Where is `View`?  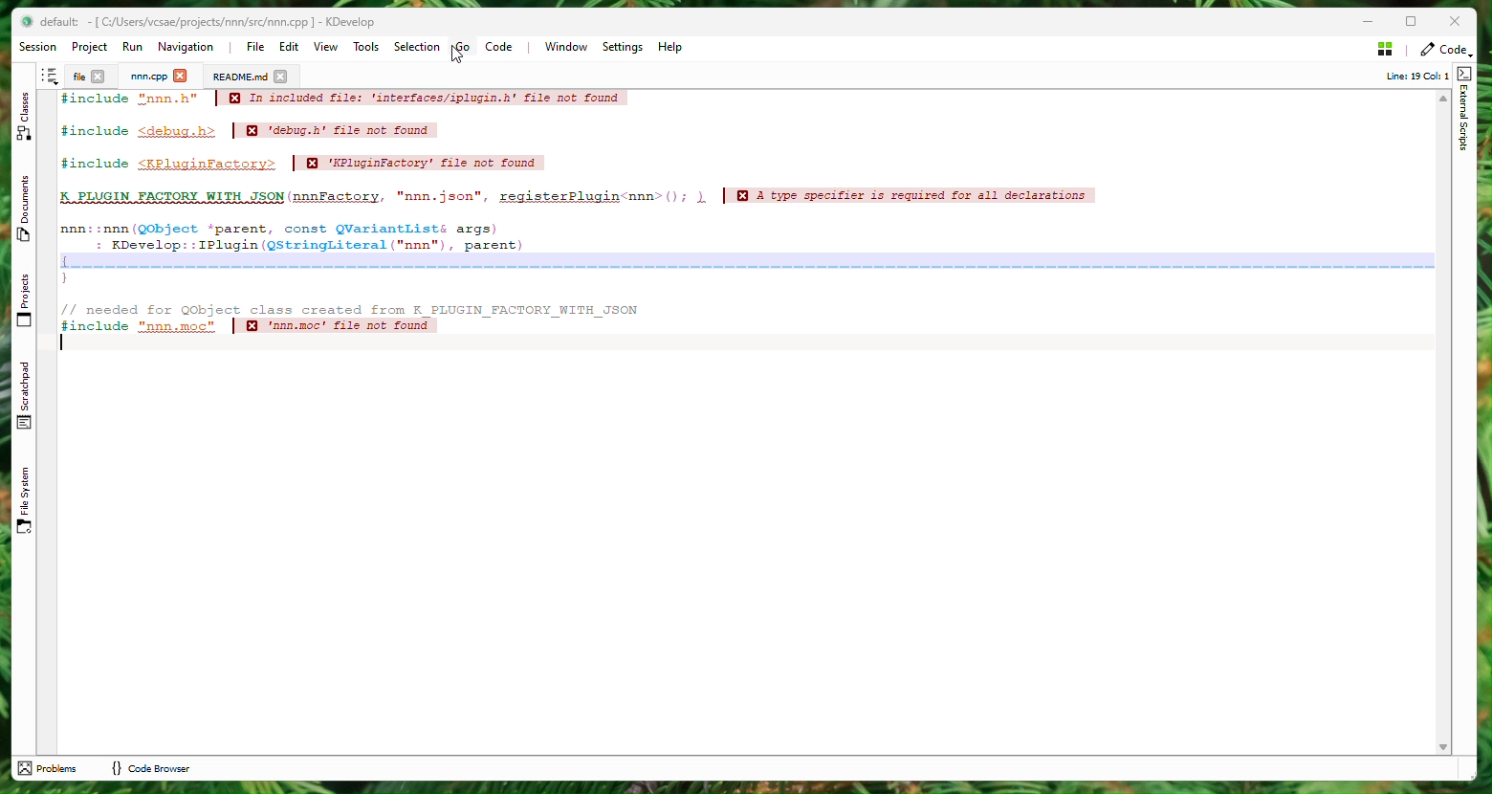
View is located at coordinates (327, 47).